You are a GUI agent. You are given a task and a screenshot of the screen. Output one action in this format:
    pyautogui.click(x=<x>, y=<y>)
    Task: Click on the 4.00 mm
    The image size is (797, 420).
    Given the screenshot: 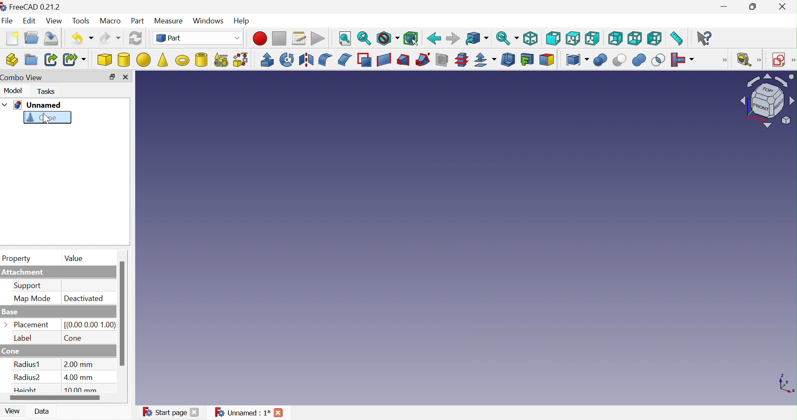 What is the action you would take?
    pyautogui.click(x=79, y=377)
    